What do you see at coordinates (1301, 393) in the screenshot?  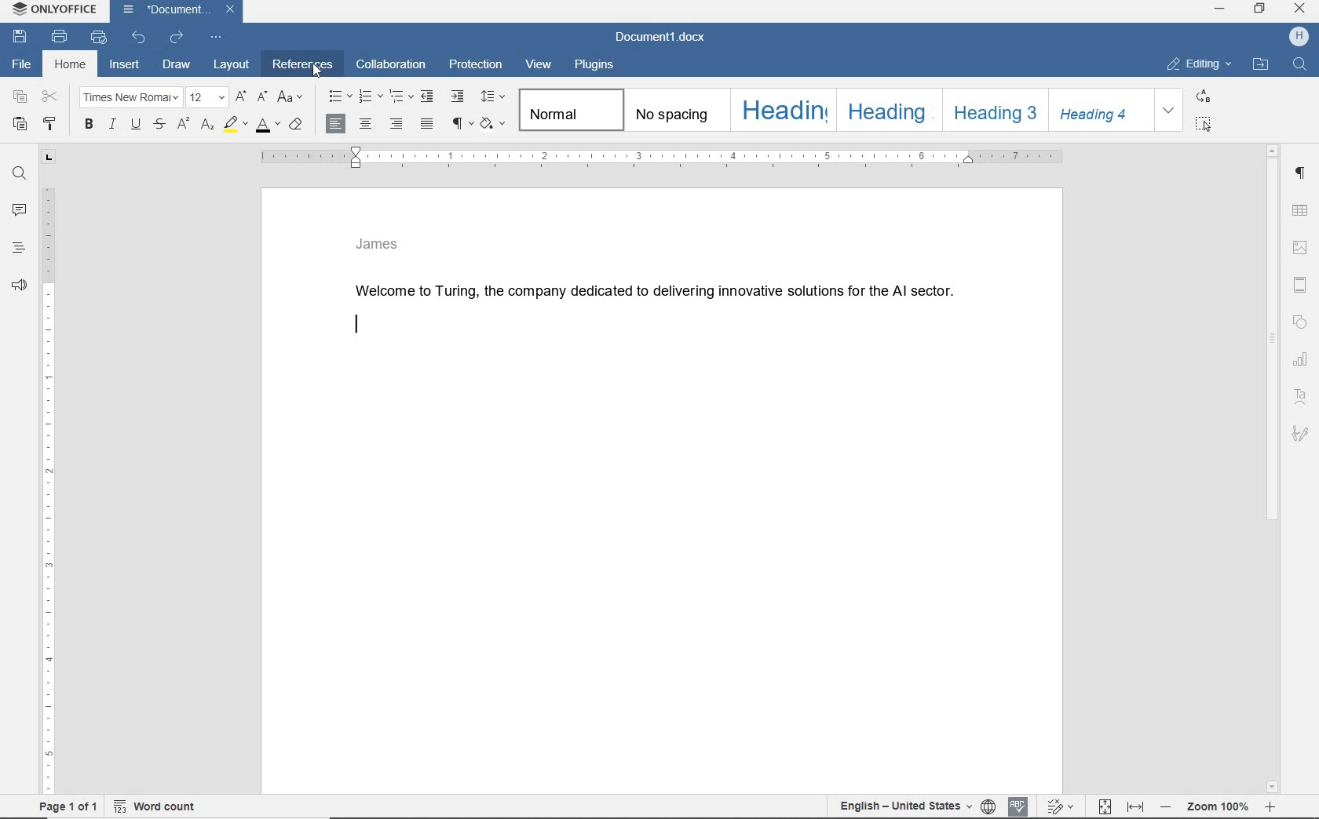 I see `text art` at bounding box center [1301, 393].